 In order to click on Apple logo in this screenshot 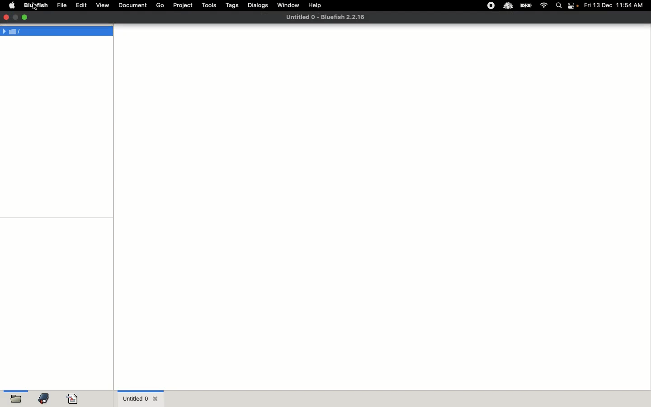, I will do `click(12, 5)`.